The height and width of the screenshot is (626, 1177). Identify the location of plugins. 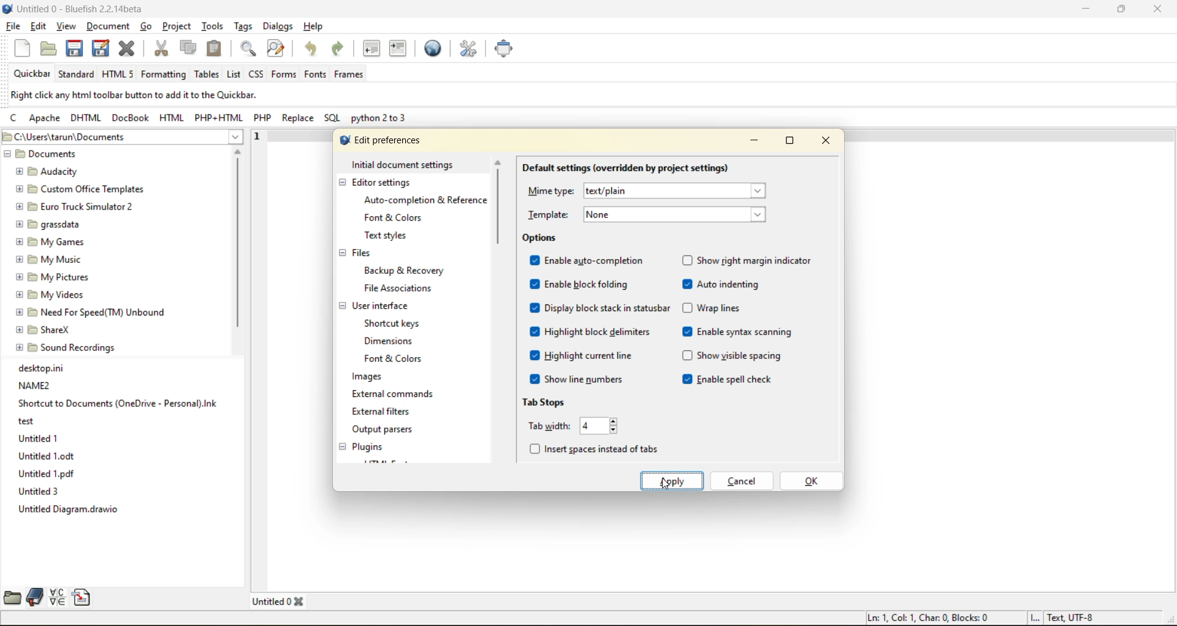
(371, 447).